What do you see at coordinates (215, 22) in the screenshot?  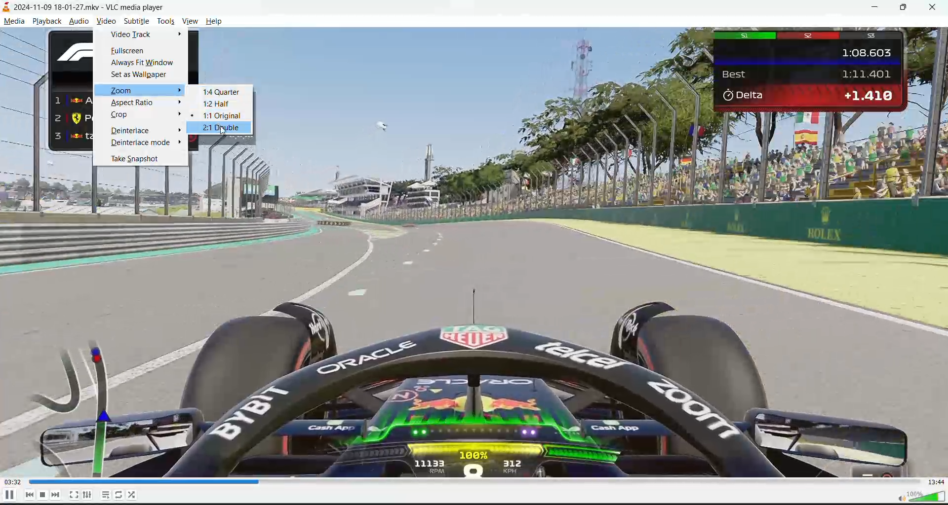 I see `help` at bounding box center [215, 22].